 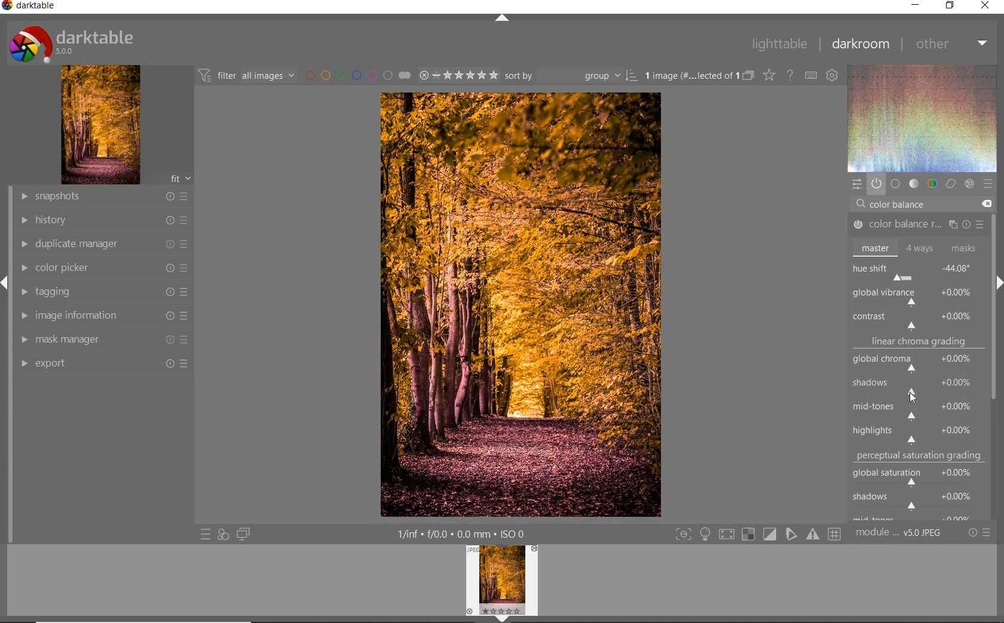 I want to click on DELETE, so click(x=986, y=203).